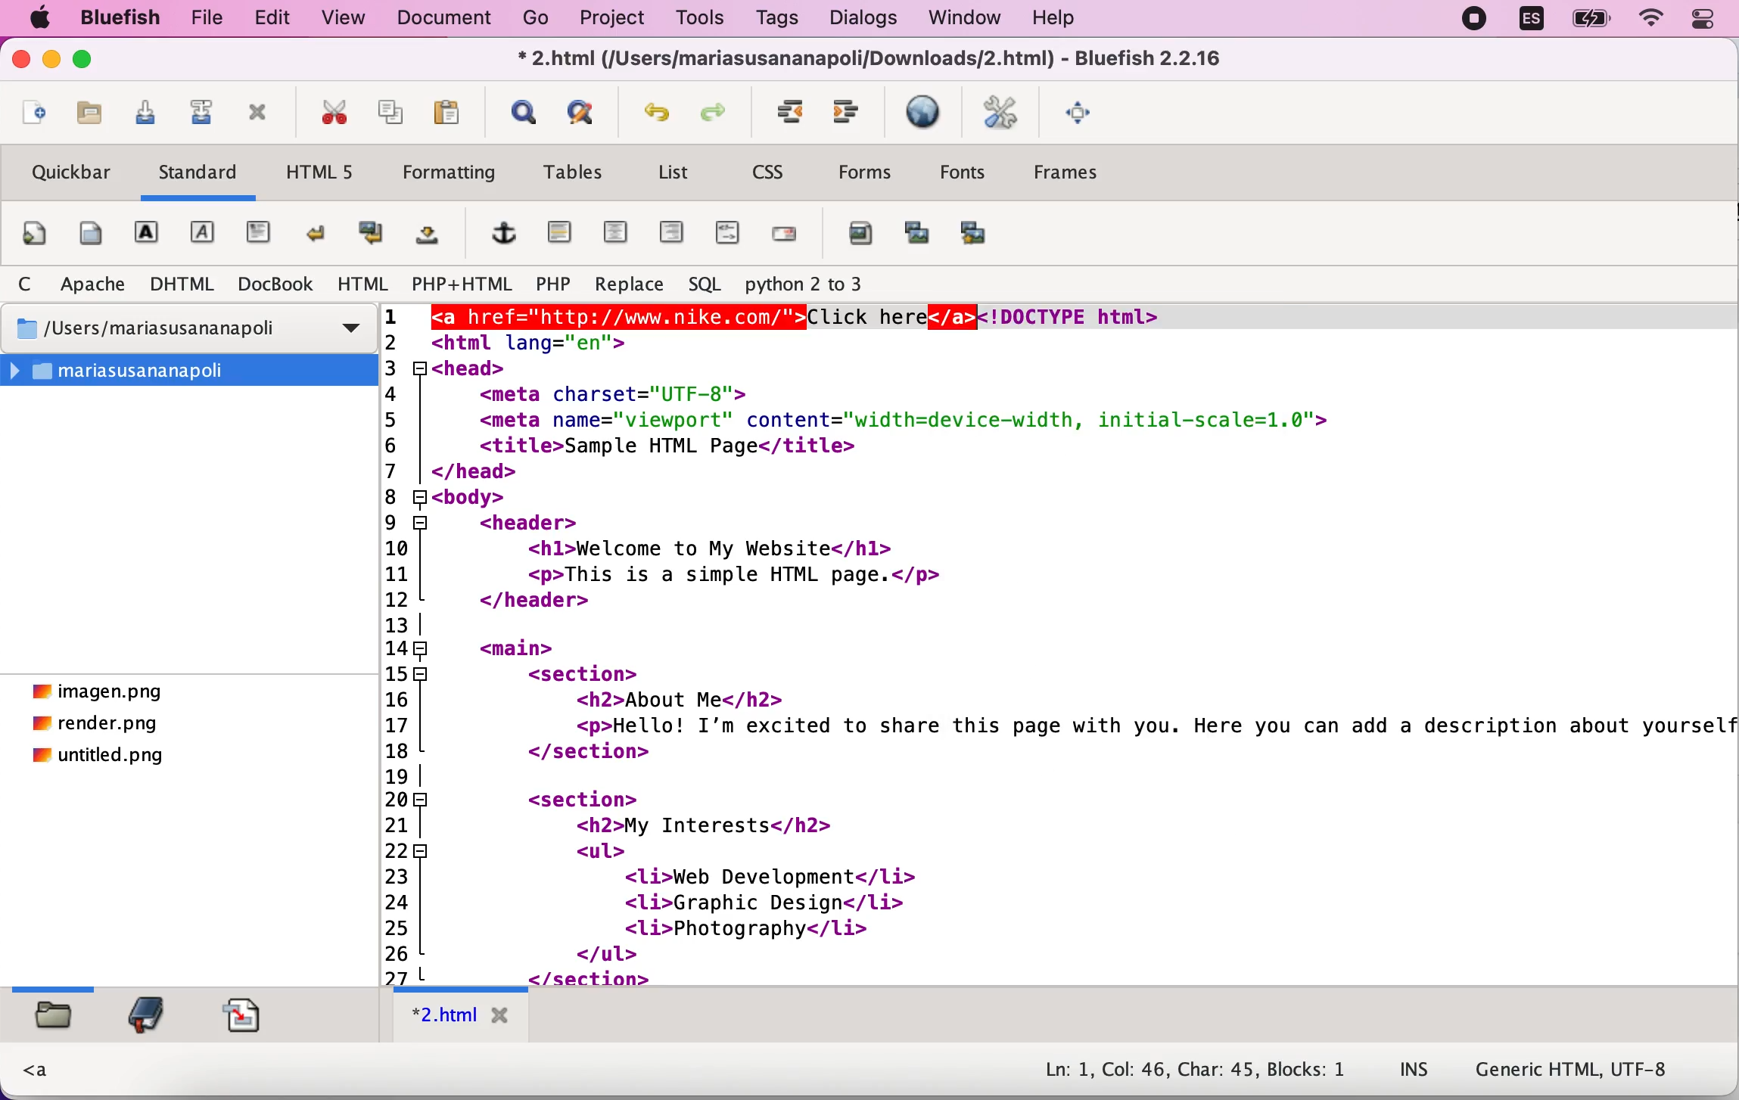 The height and width of the screenshot is (1100, 1739). Describe the element at coordinates (347, 18) in the screenshot. I see `view` at that location.